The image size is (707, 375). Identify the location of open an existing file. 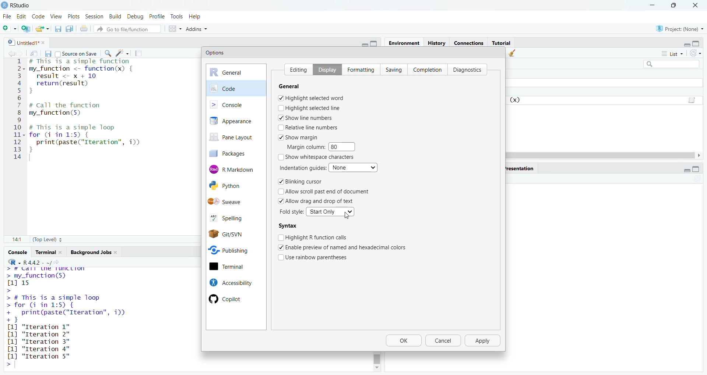
(43, 28).